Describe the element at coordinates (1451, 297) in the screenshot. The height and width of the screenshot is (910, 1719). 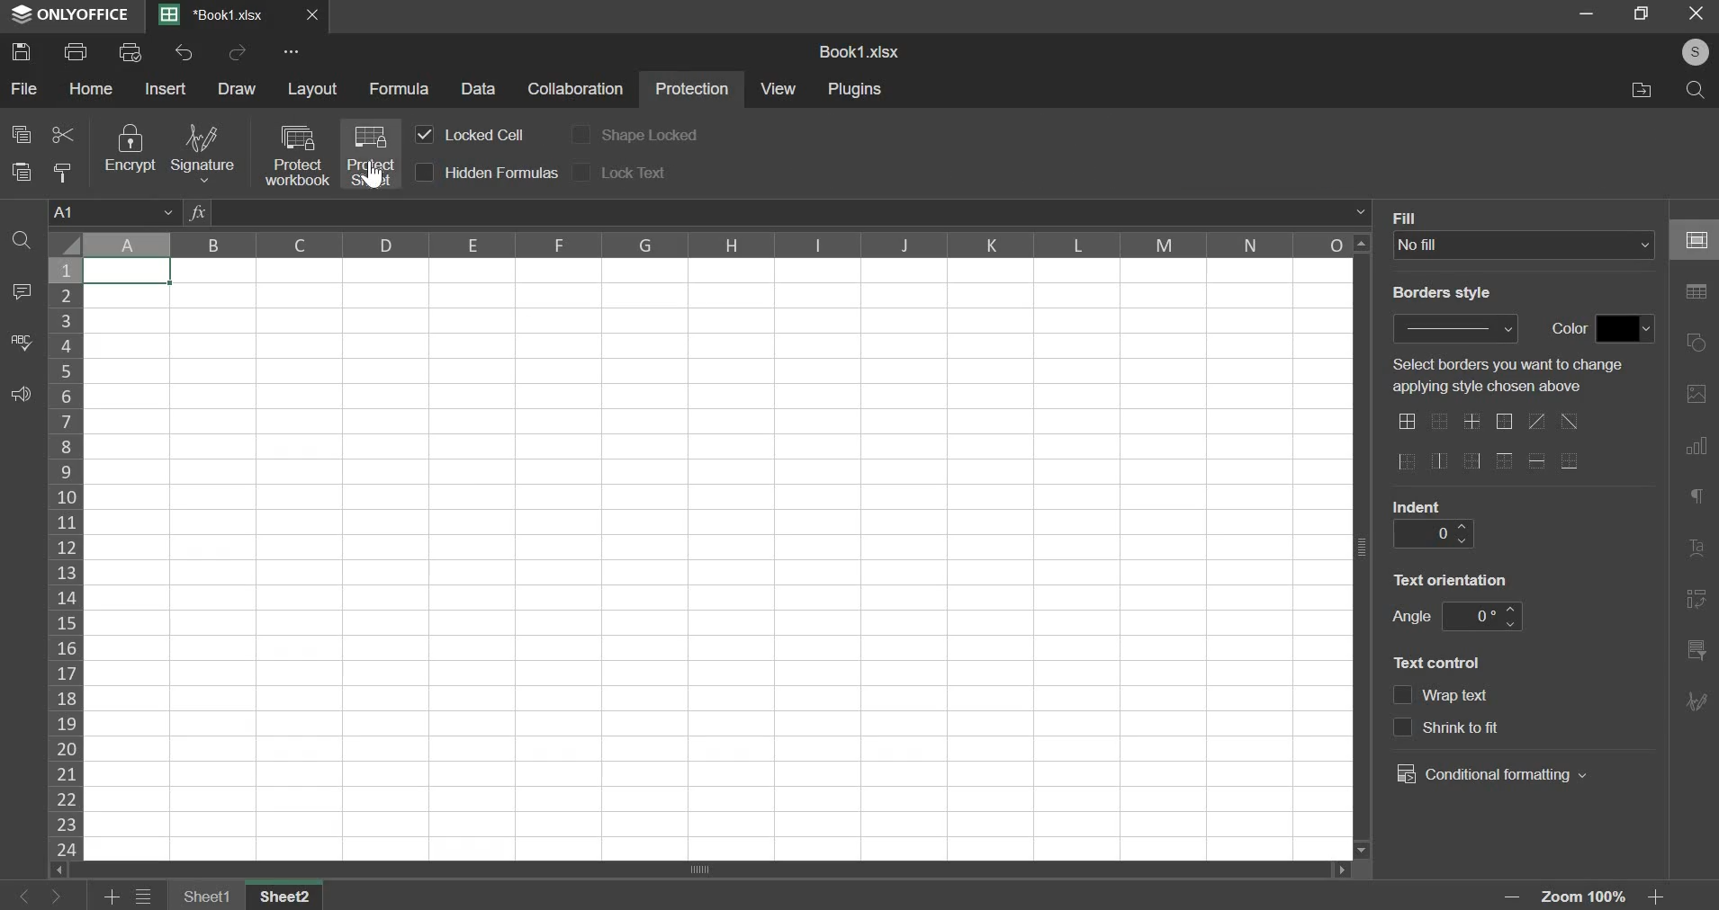
I see `Border style` at that location.